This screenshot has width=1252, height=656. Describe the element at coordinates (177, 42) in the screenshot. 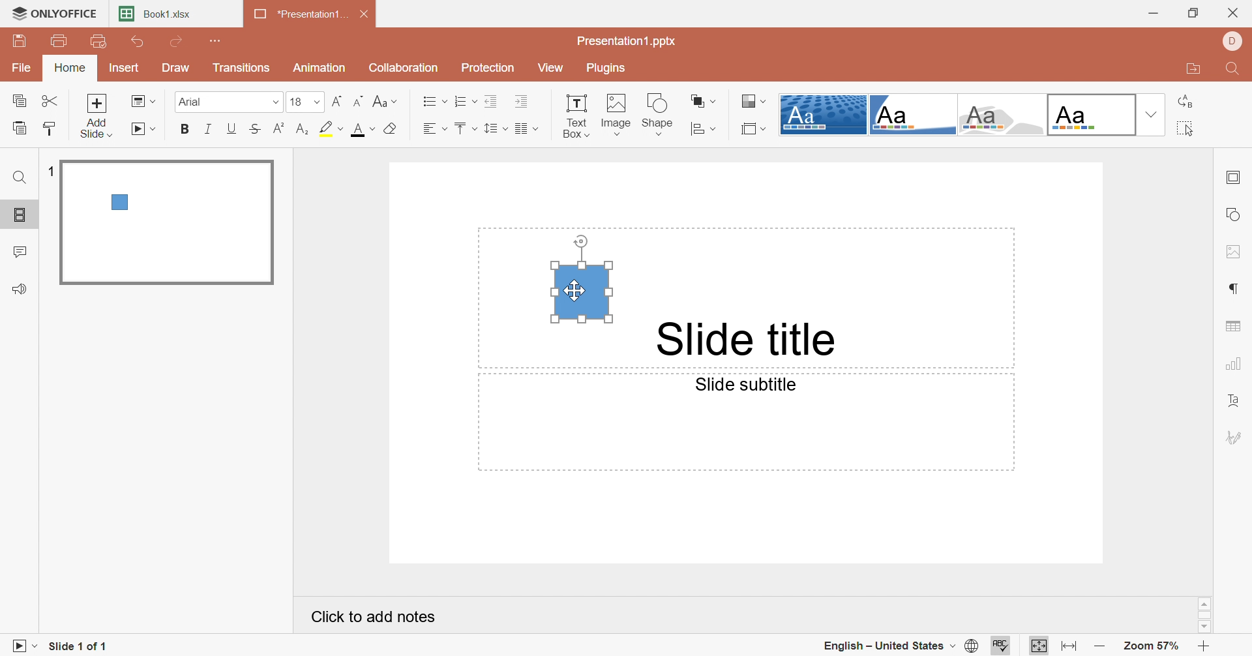

I see `Redo` at that location.